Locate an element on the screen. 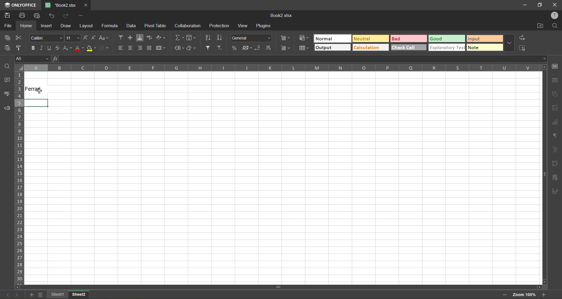 Image resolution: width=562 pixels, height=299 pixels. align center is located at coordinates (131, 48).